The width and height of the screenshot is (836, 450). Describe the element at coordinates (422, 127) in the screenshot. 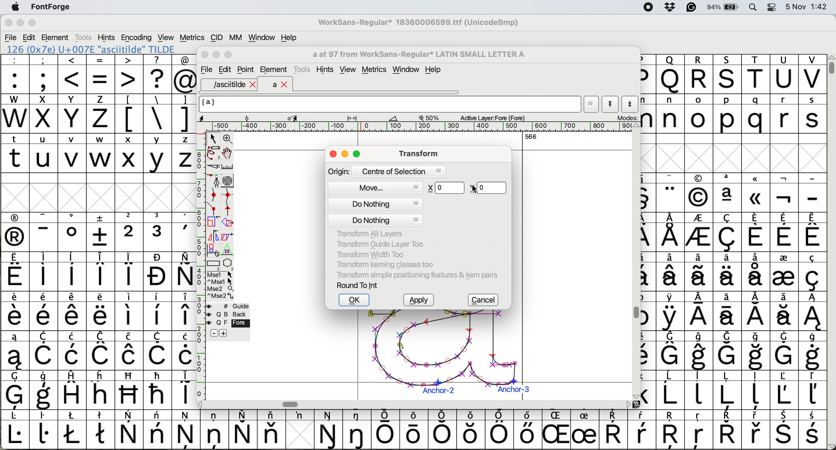

I see `horizontal scale` at that location.